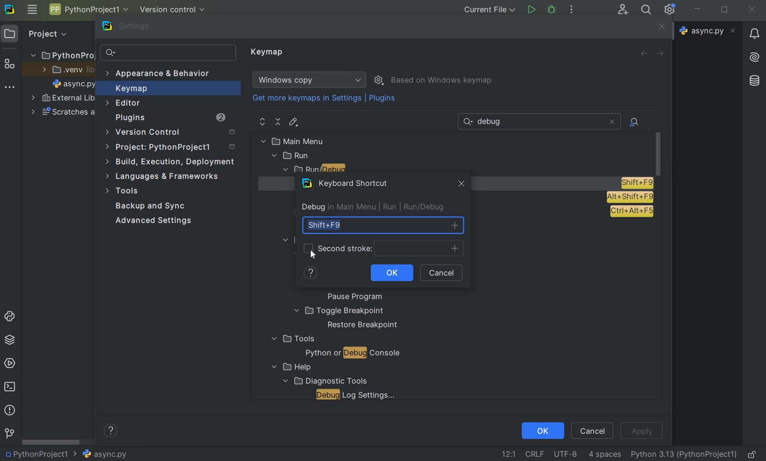 Image resolution: width=766 pixels, height=461 pixels. What do you see at coordinates (552, 9) in the screenshot?
I see `debug` at bounding box center [552, 9].